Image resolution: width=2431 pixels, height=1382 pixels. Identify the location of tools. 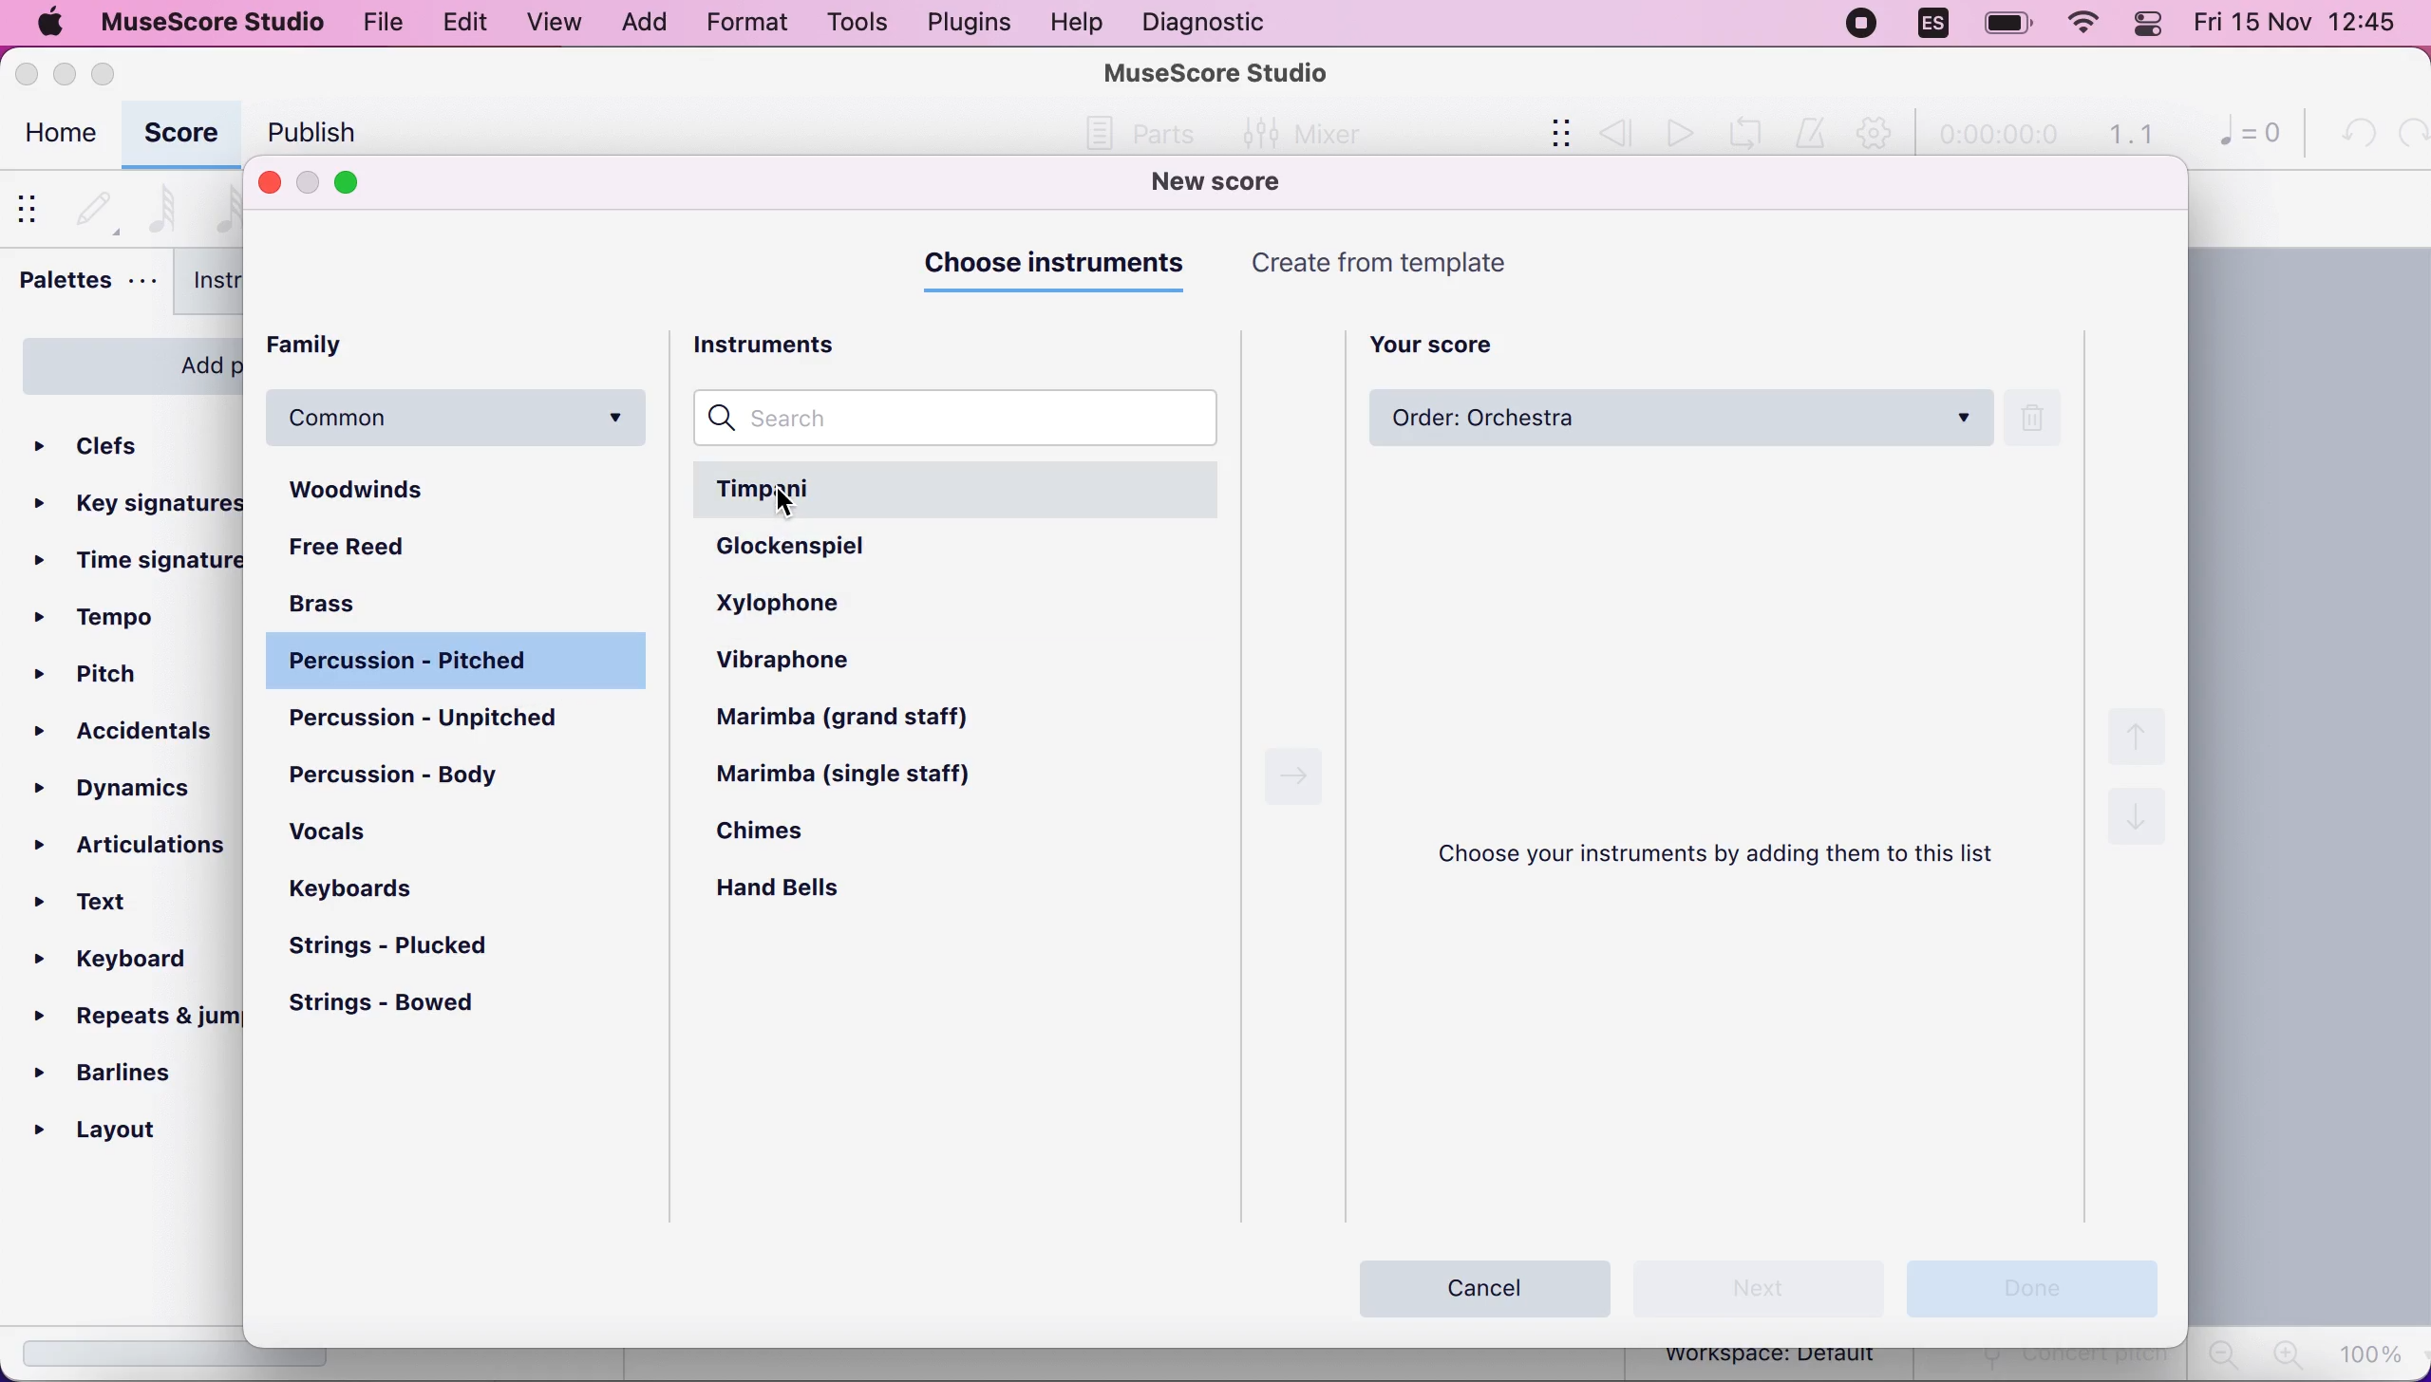
(849, 23).